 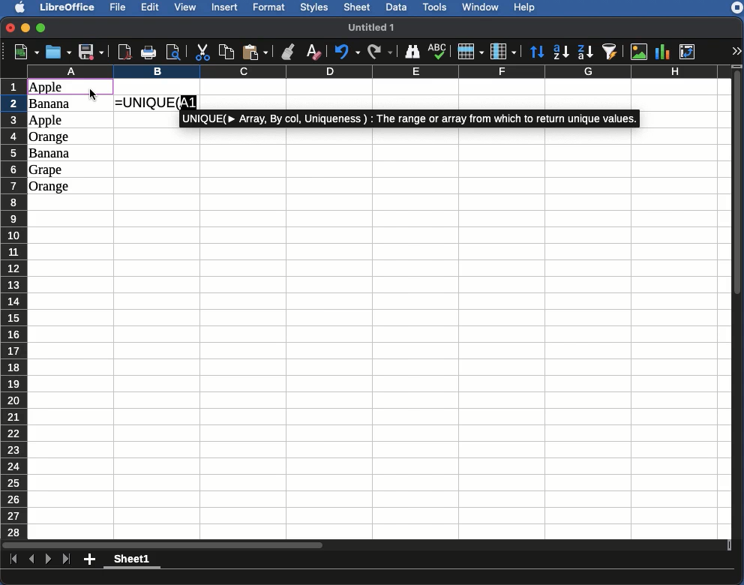 What do you see at coordinates (271, 7) in the screenshot?
I see `Format` at bounding box center [271, 7].